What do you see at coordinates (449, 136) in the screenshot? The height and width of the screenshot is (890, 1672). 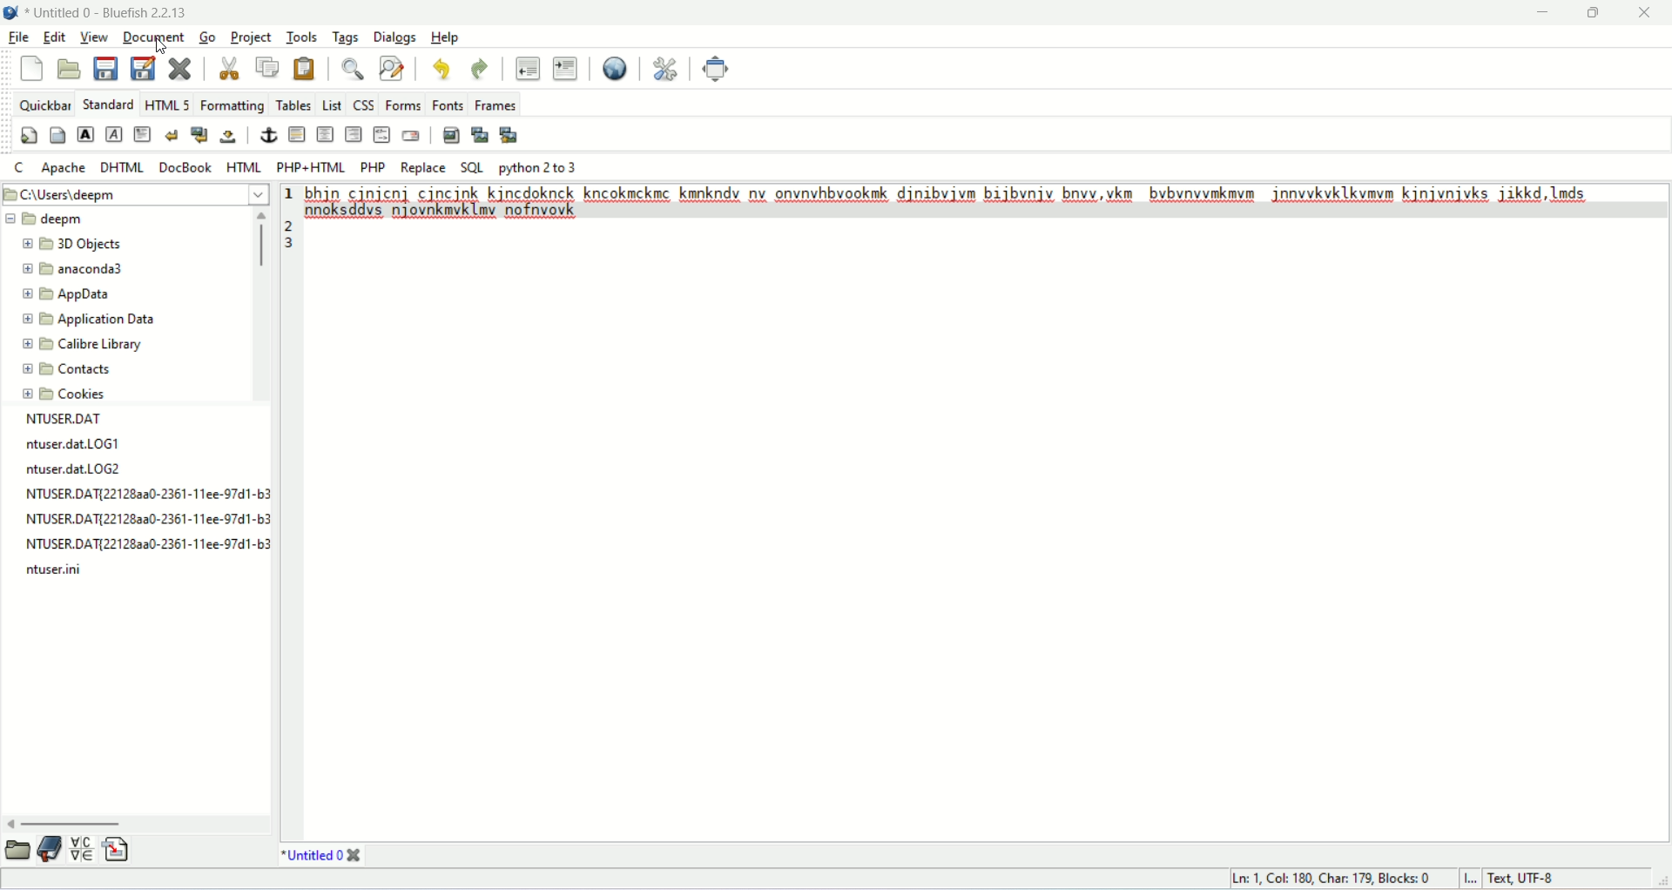 I see `insert images` at bounding box center [449, 136].